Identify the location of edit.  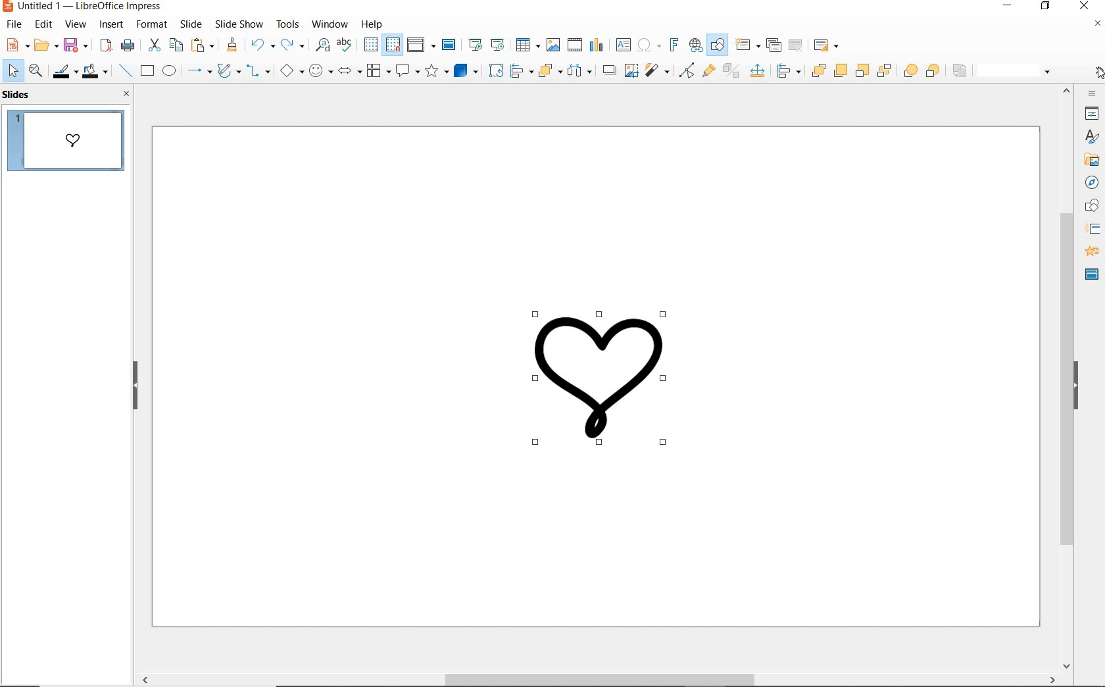
(43, 24).